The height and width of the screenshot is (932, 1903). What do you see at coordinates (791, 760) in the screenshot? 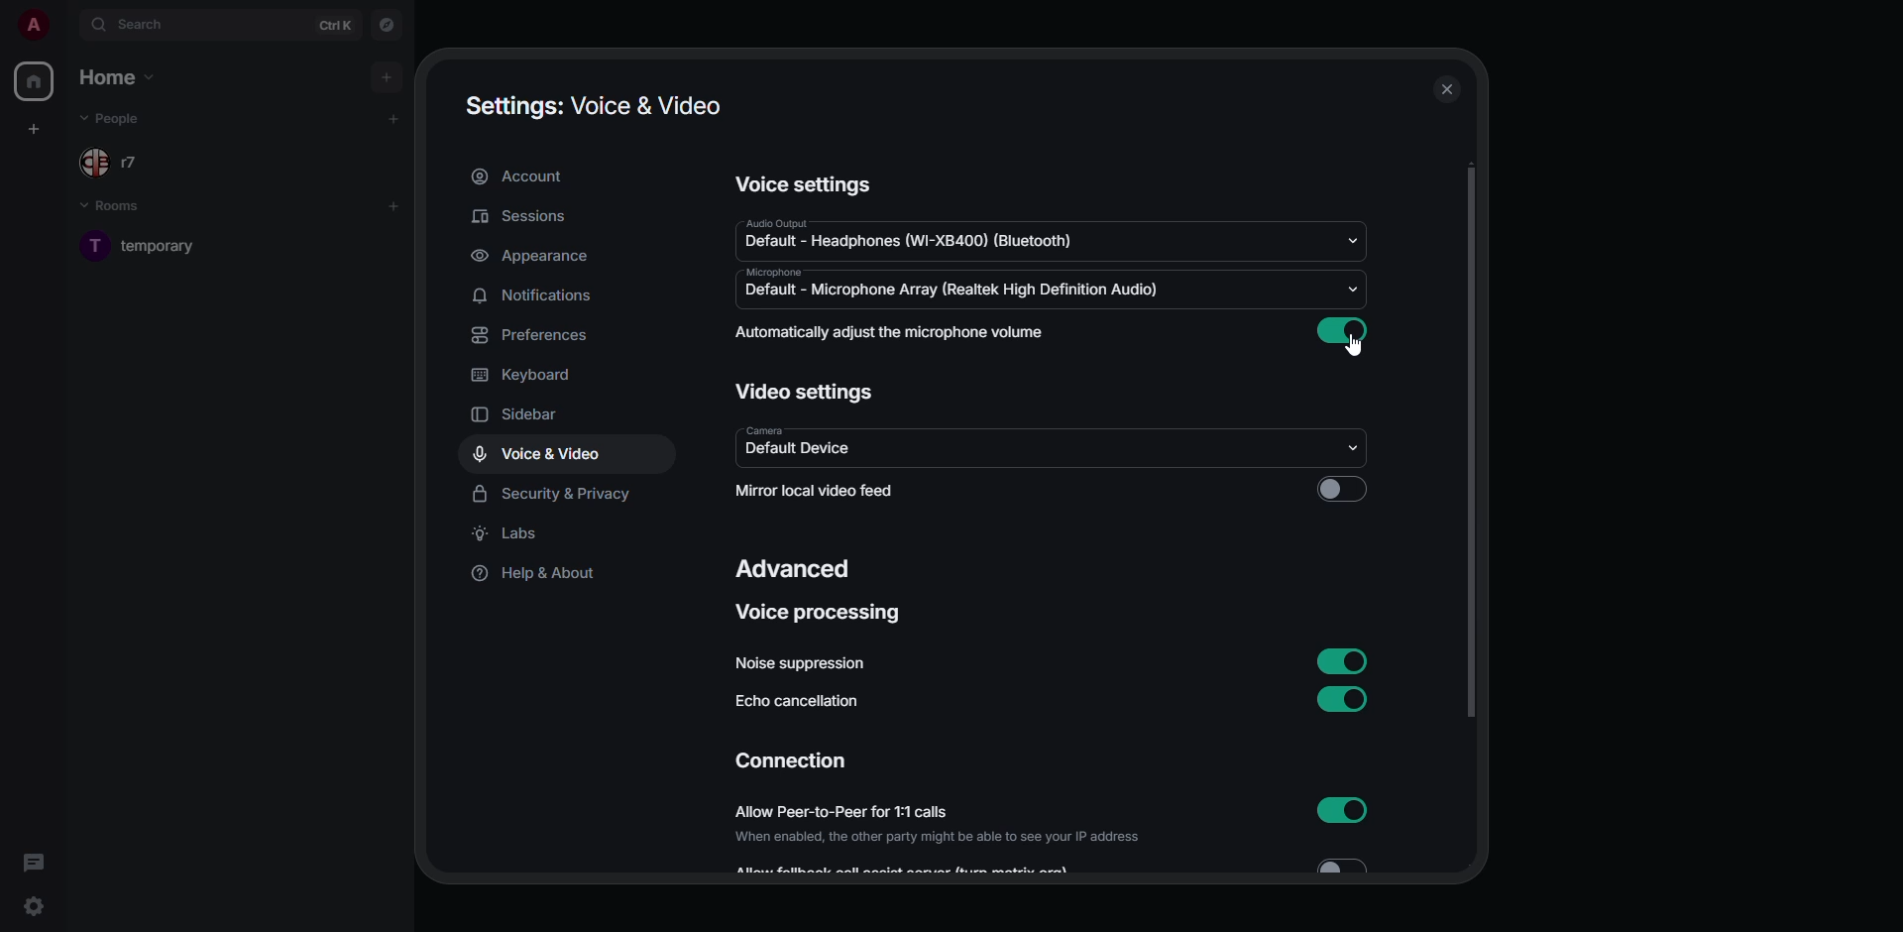
I see `connection` at bounding box center [791, 760].